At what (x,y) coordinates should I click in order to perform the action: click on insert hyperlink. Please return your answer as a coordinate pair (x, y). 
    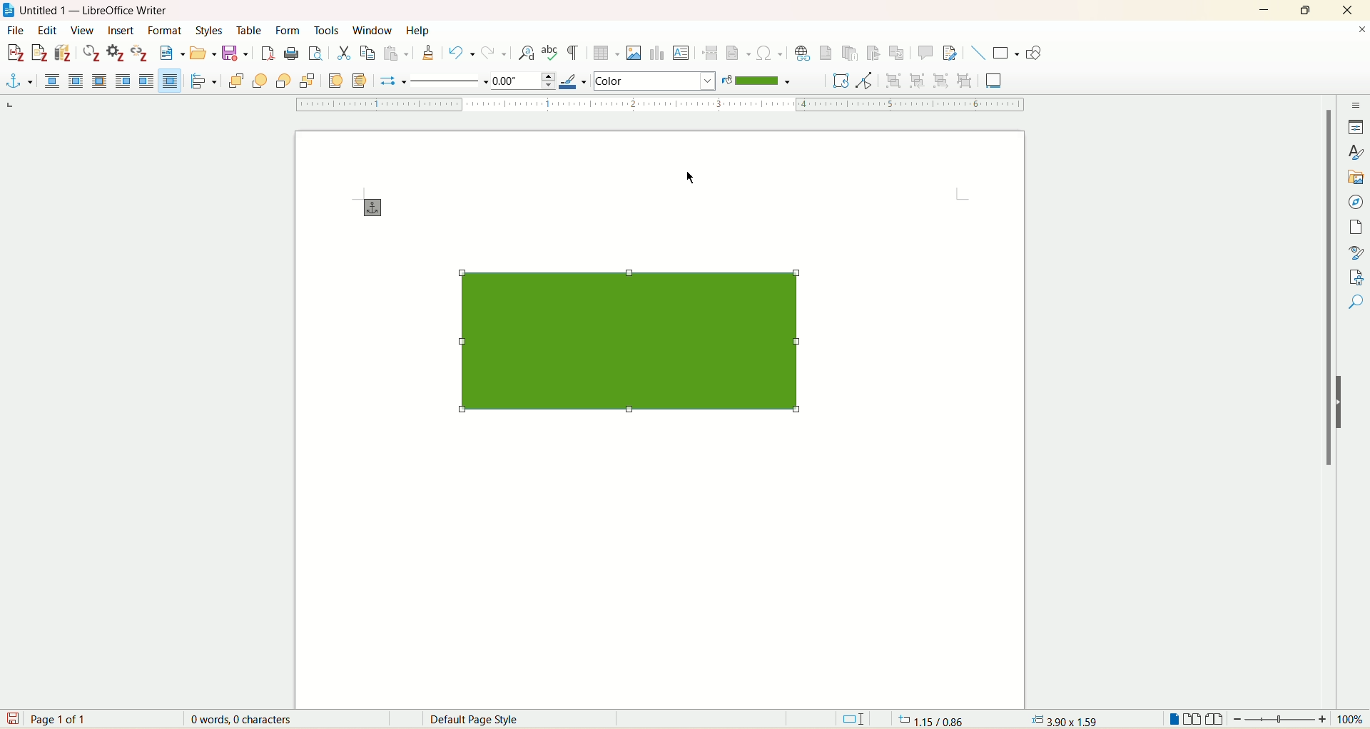
    Looking at the image, I should click on (802, 53).